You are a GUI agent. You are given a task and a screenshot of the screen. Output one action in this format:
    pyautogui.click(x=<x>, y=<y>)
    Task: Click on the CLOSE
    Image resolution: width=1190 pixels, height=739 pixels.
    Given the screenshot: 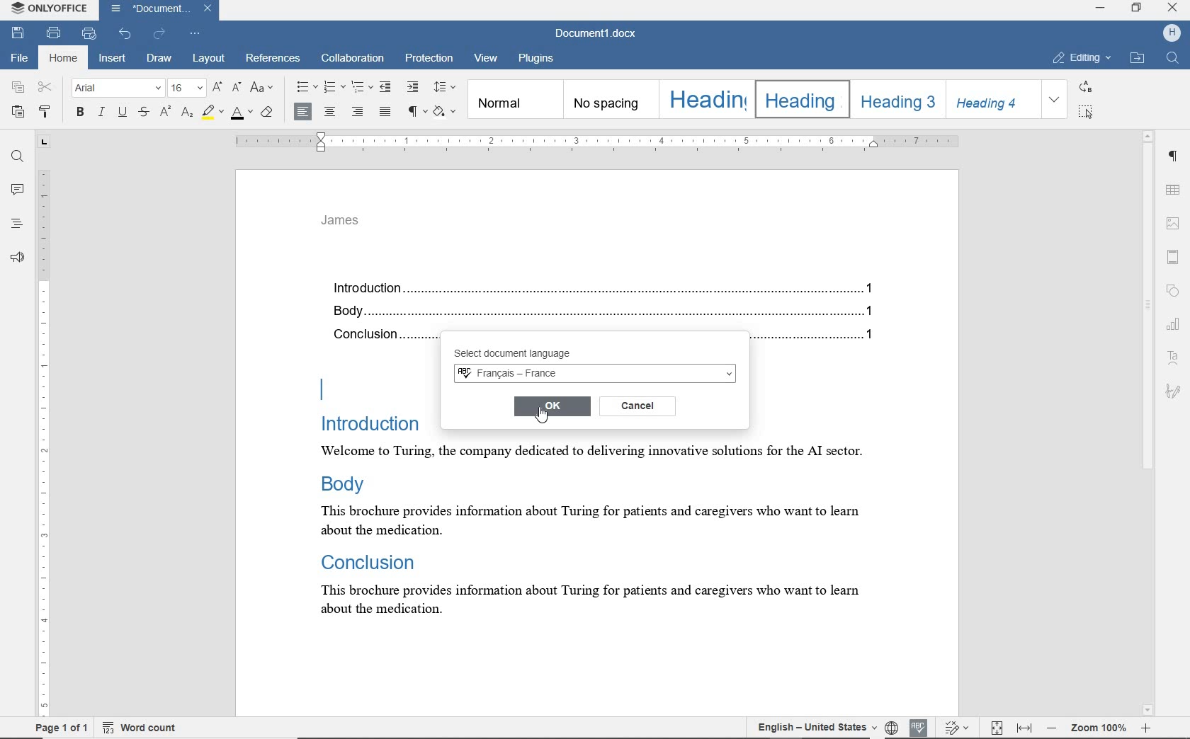 What is the action you would take?
    pyautogui.click(x=1171, y=8)
    